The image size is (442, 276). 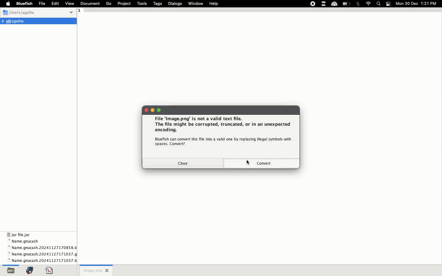 I want to click on close, so click(x=146, y=110).